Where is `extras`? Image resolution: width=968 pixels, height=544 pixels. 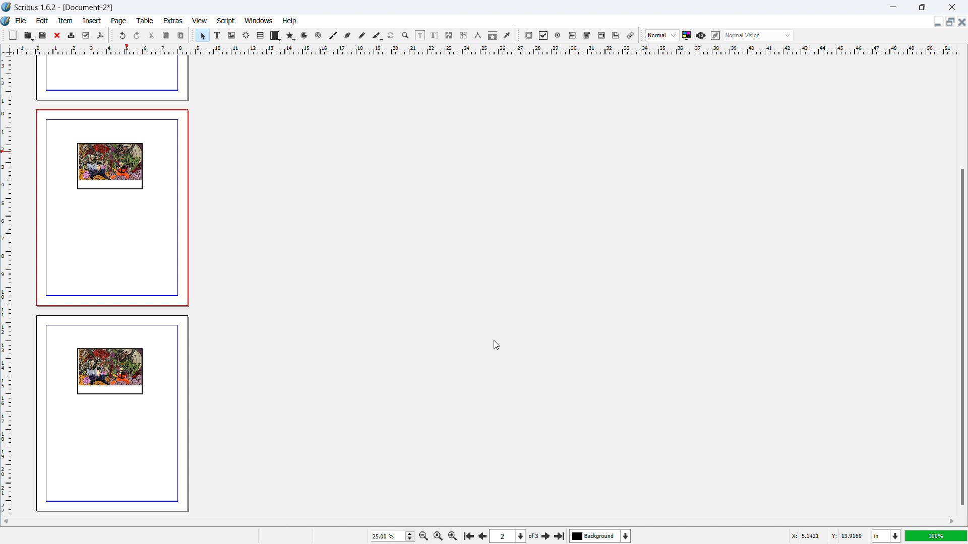 extras is located at coordinates (173, 21).